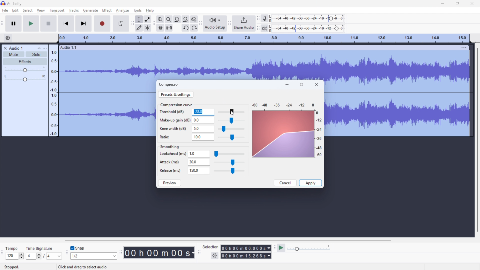 The width and height of the screenshot is (480, 270). What do you see at coordinates (210, 246) in the screenshot?
I see `Selection` at bounding box center [210, 246].